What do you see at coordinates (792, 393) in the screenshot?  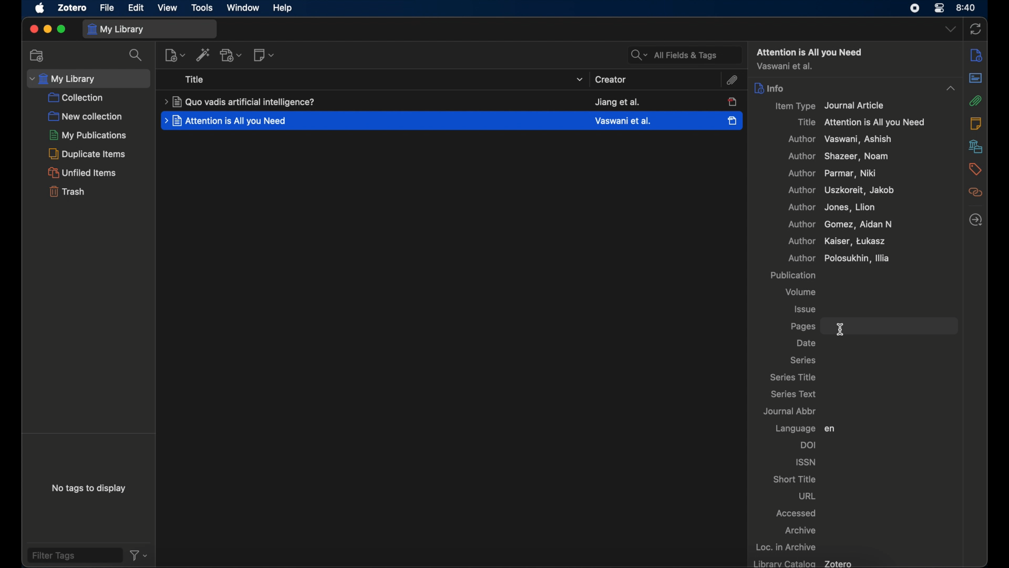 I see `series text` at bounding box center [792, 393].